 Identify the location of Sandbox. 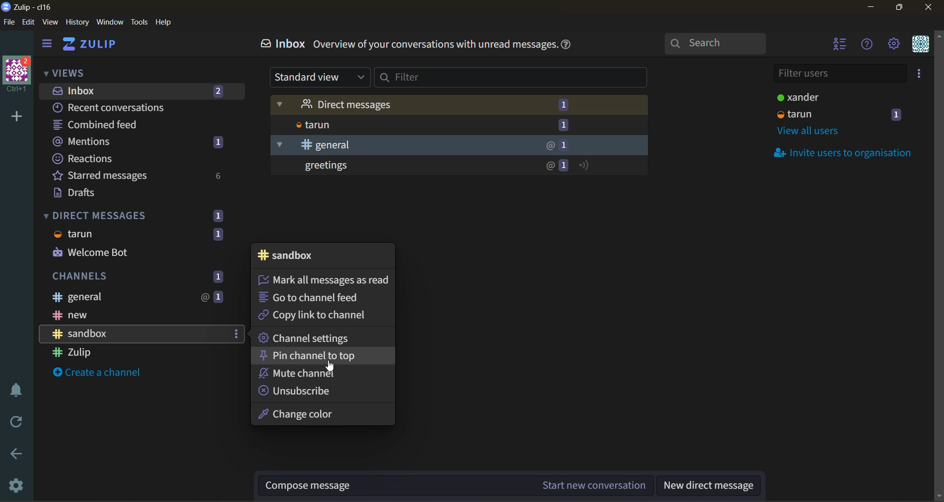
(133, 334).